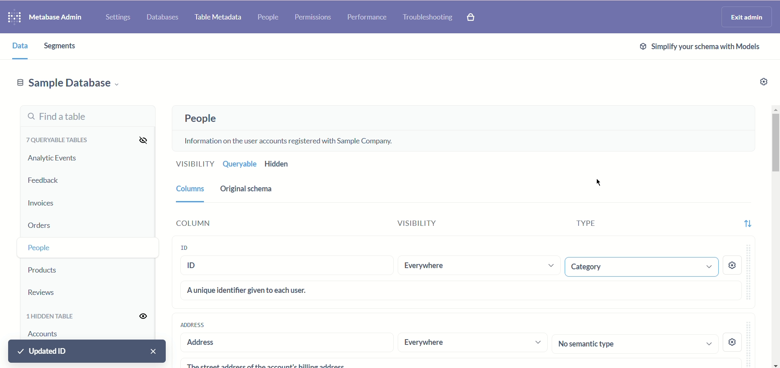 Image resolution: width=780 pixels, height=368 pixels. Describe the element at coordinates (58, 247) in the screenshot. I see `People` at that location.